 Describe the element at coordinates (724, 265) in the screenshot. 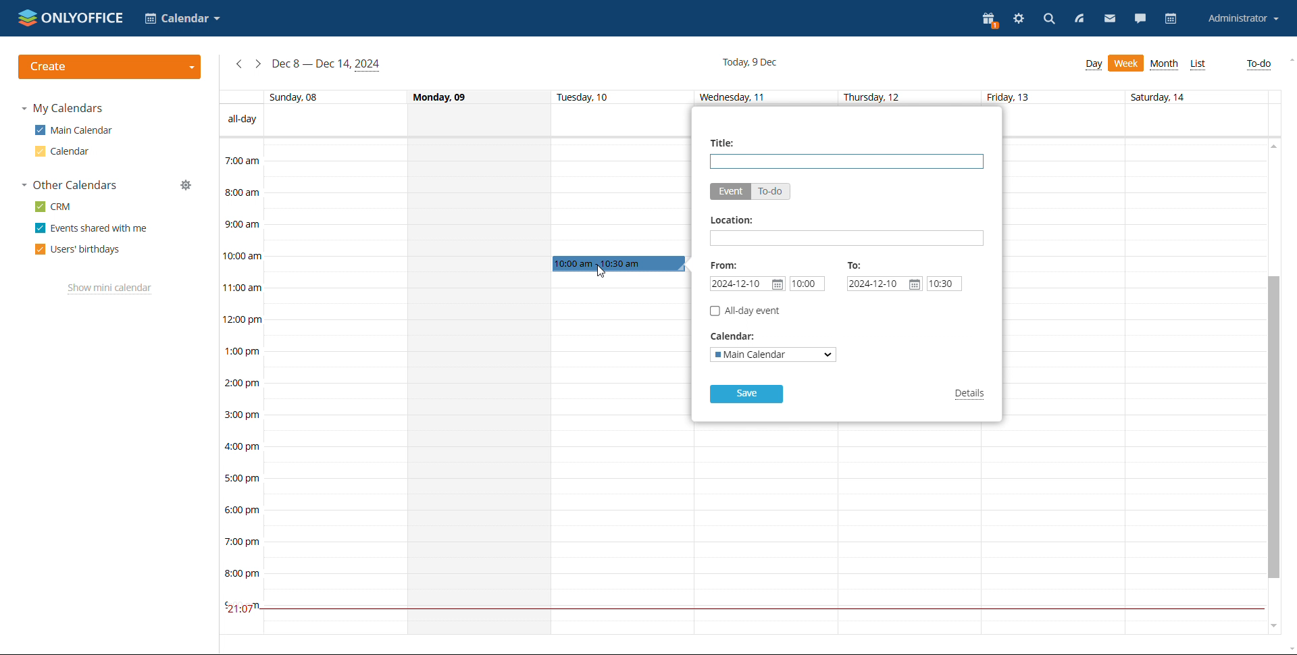

I see `From:` at that location.